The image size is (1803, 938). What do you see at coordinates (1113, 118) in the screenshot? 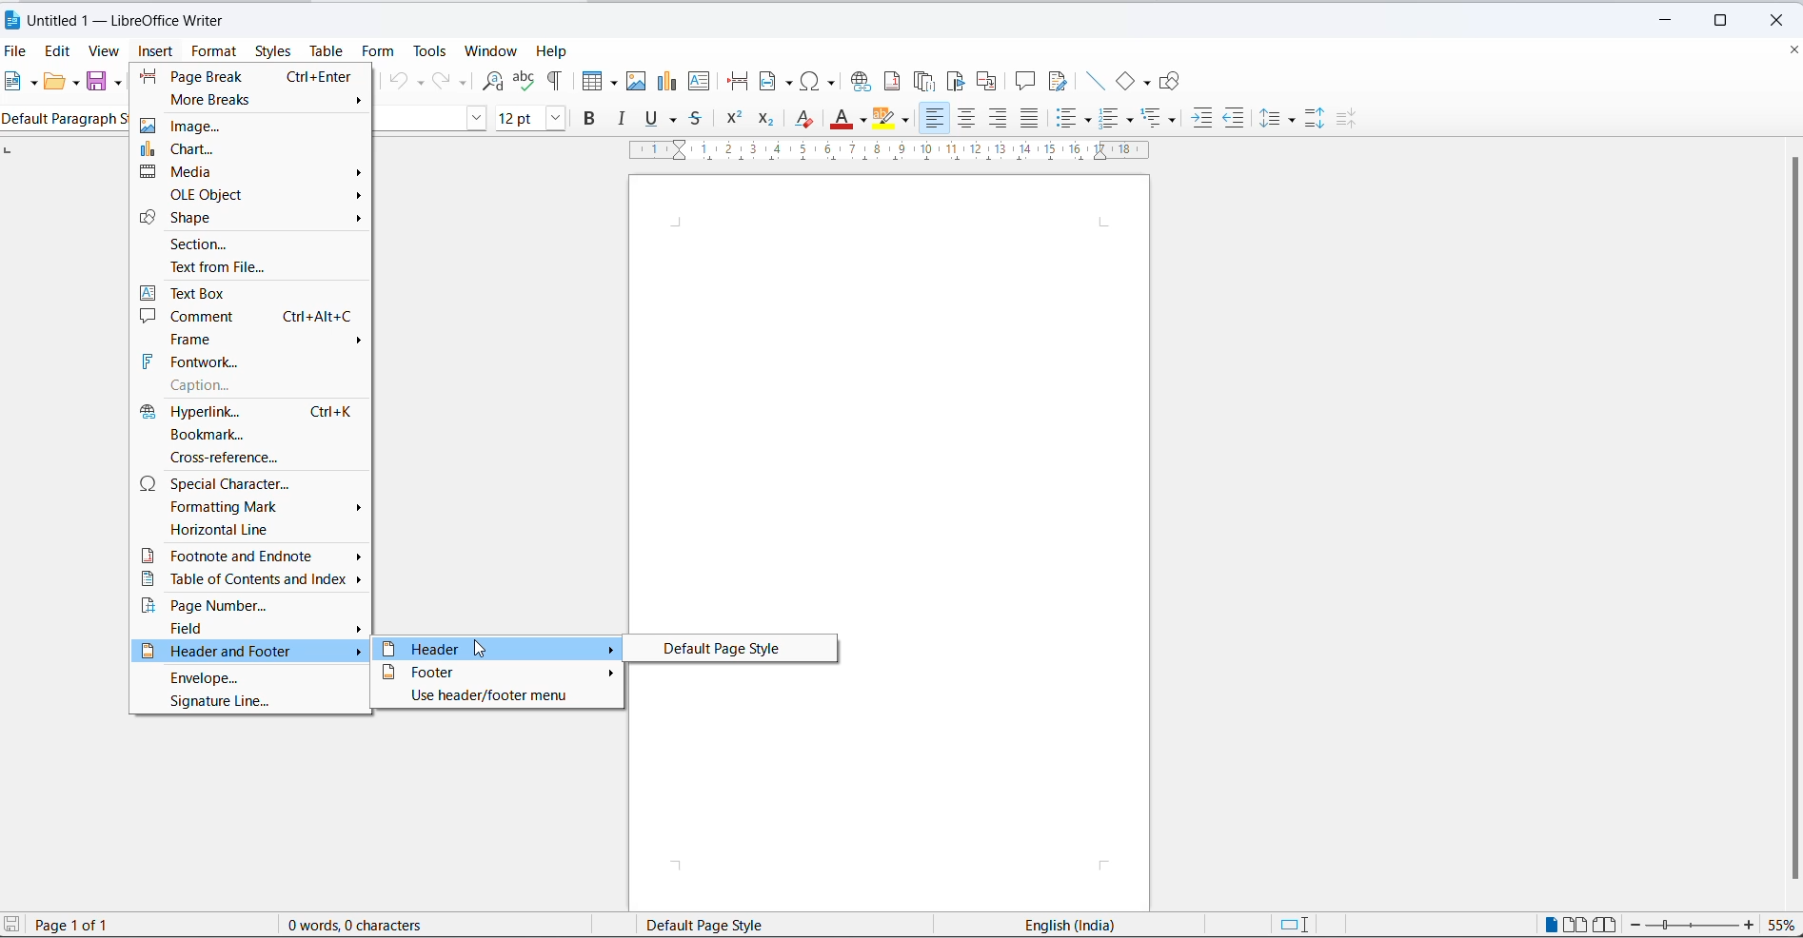
I see `toggle ordered list` at bounding box center [1113, 118].